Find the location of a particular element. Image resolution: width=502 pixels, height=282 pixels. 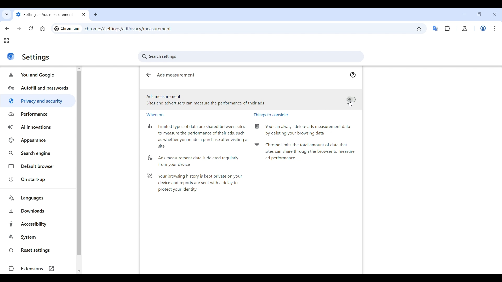

Go to homepage is located at coordinates (43, 28).